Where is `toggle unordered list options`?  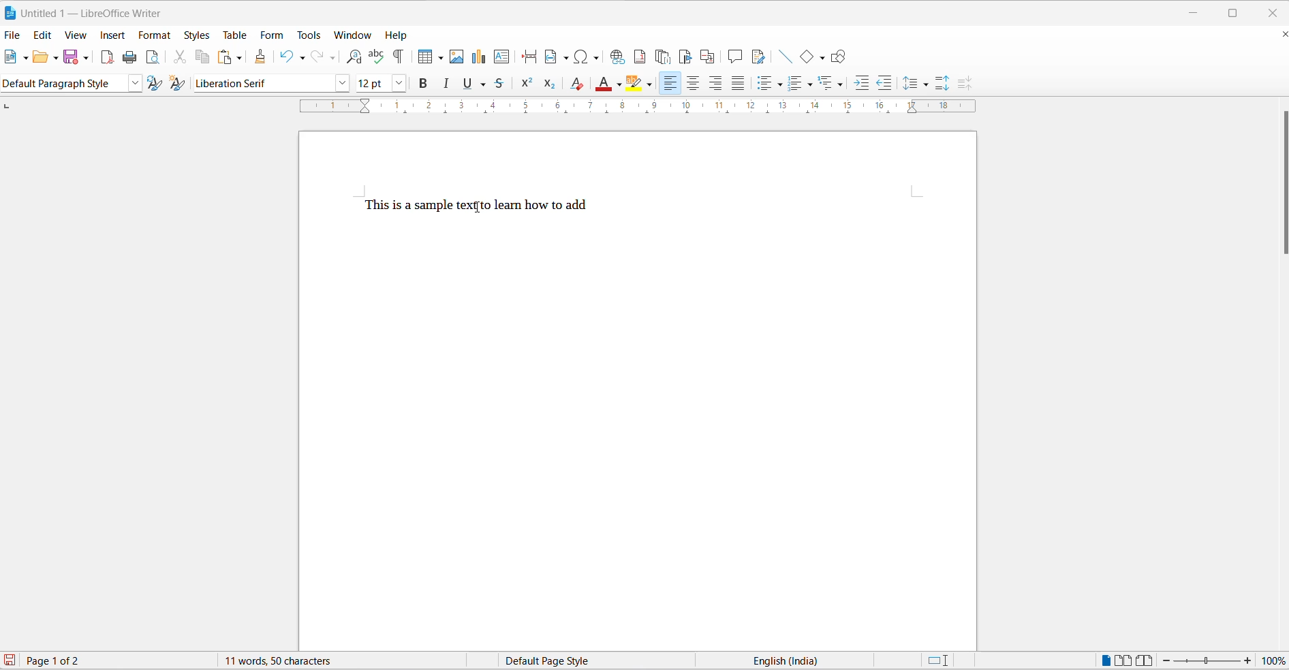
toggle unordered list options is located at coordinates (779, 84).